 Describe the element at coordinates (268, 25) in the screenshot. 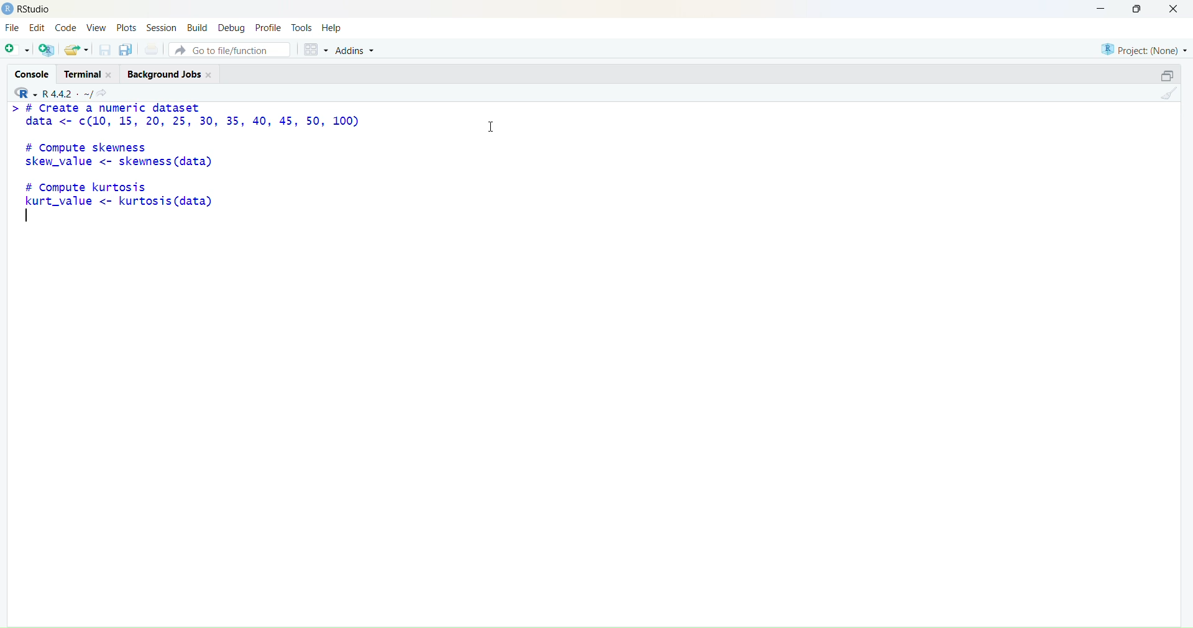

I see `Profile` at that location.